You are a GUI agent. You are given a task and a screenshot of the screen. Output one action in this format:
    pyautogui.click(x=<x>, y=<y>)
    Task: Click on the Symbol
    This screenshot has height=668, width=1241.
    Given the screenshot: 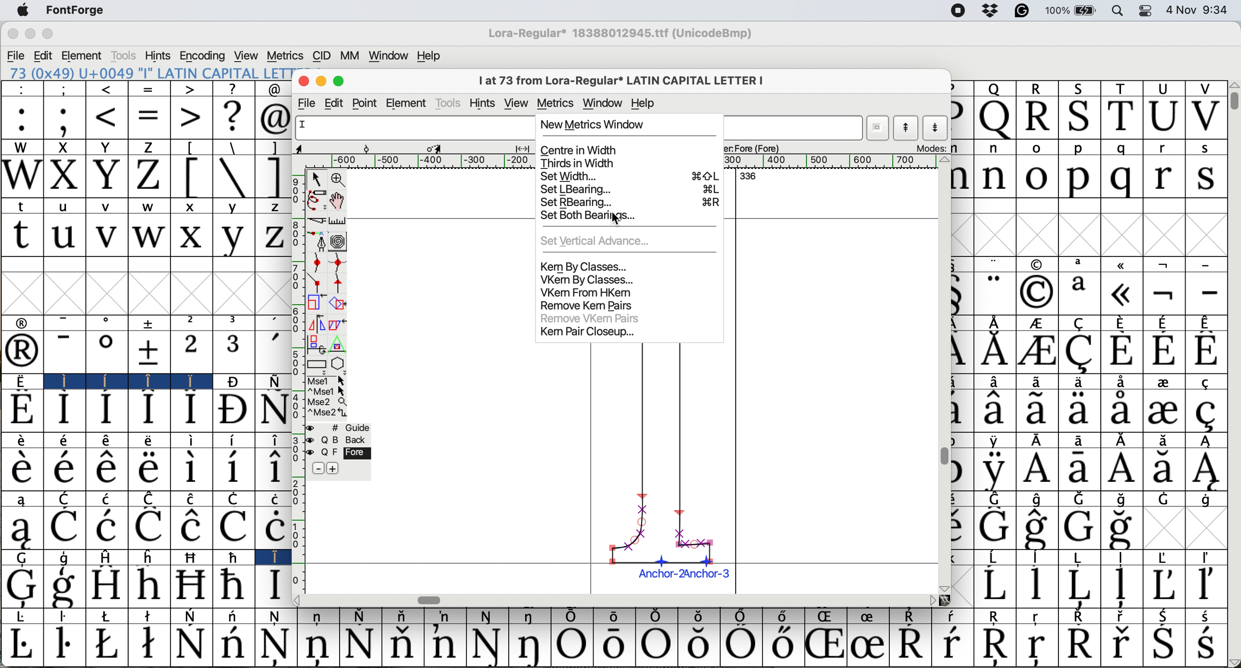 What is the action you would take?
    pyautogui.click(x=1080, y=527)
    